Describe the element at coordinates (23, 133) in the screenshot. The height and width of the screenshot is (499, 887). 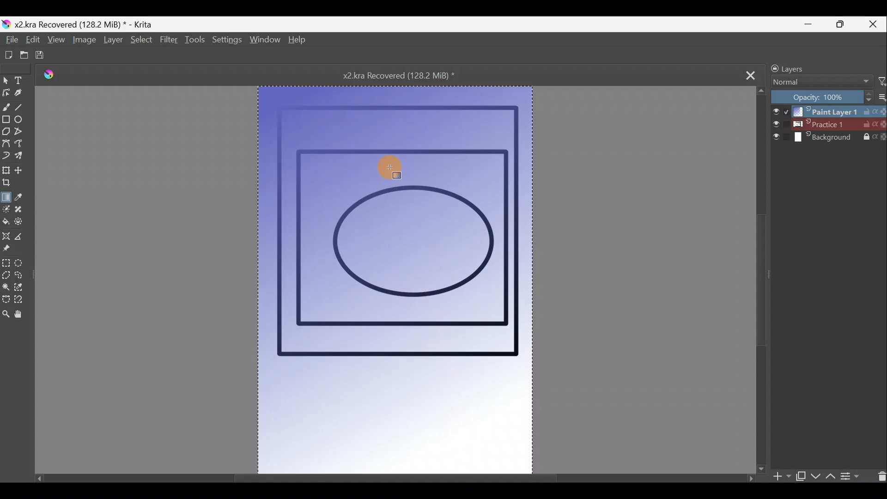
I see `Polyline tool` at that location.